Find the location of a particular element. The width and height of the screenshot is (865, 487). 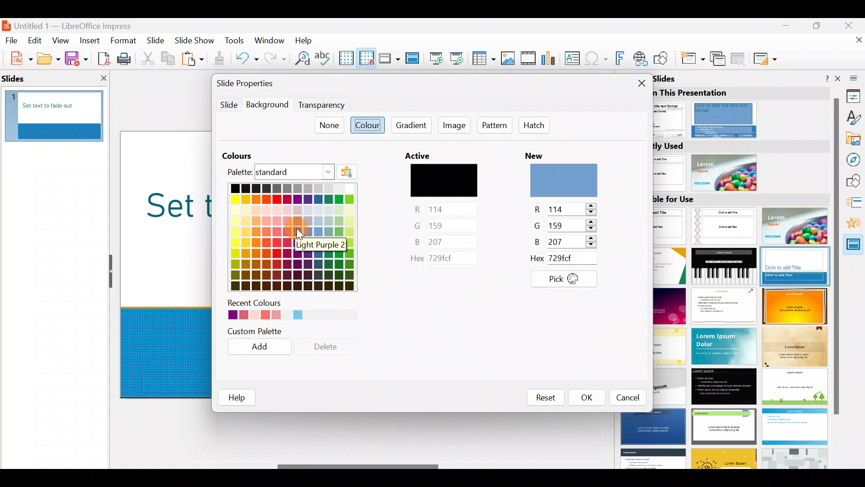

Delete slide is located at coordinates (740, 58).